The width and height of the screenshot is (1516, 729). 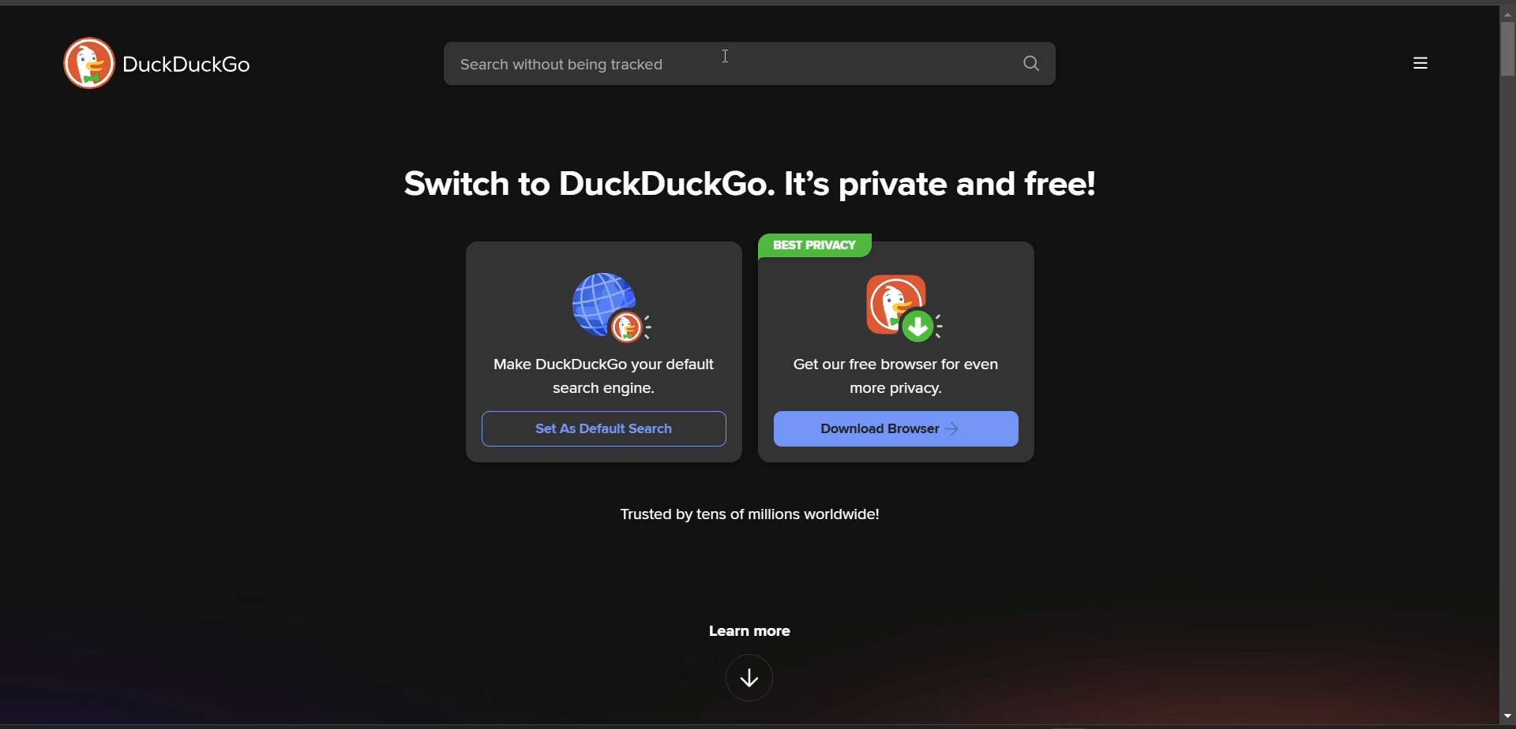 What do you see at coordinates (892, 430) in the screenshot?
I see `Download Browser` at bounding box center [892, 430].